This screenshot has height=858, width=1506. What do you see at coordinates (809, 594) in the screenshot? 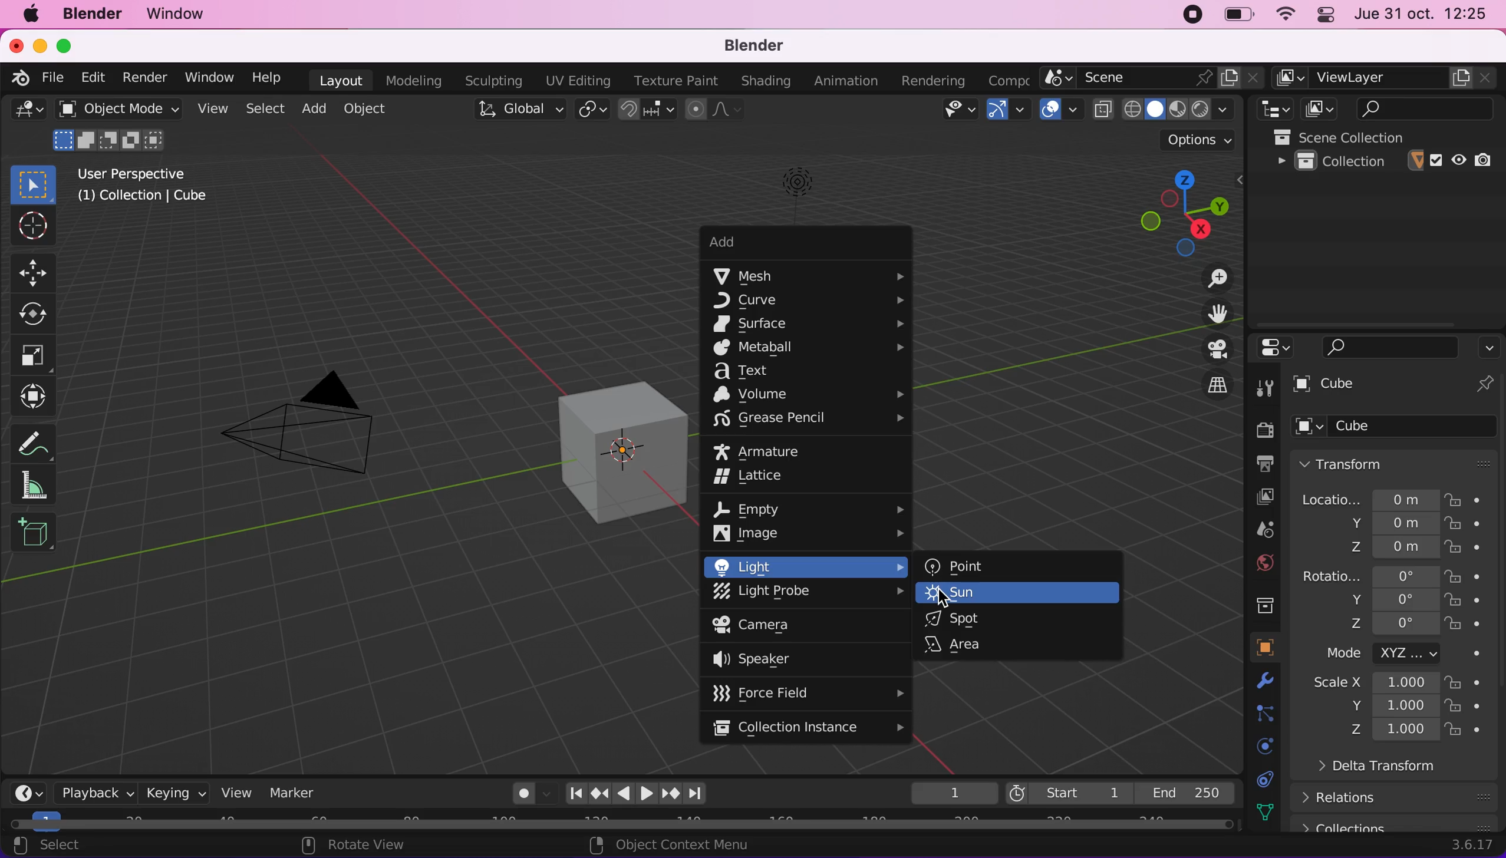
I see `light probe` at bounding box center [809, 594].